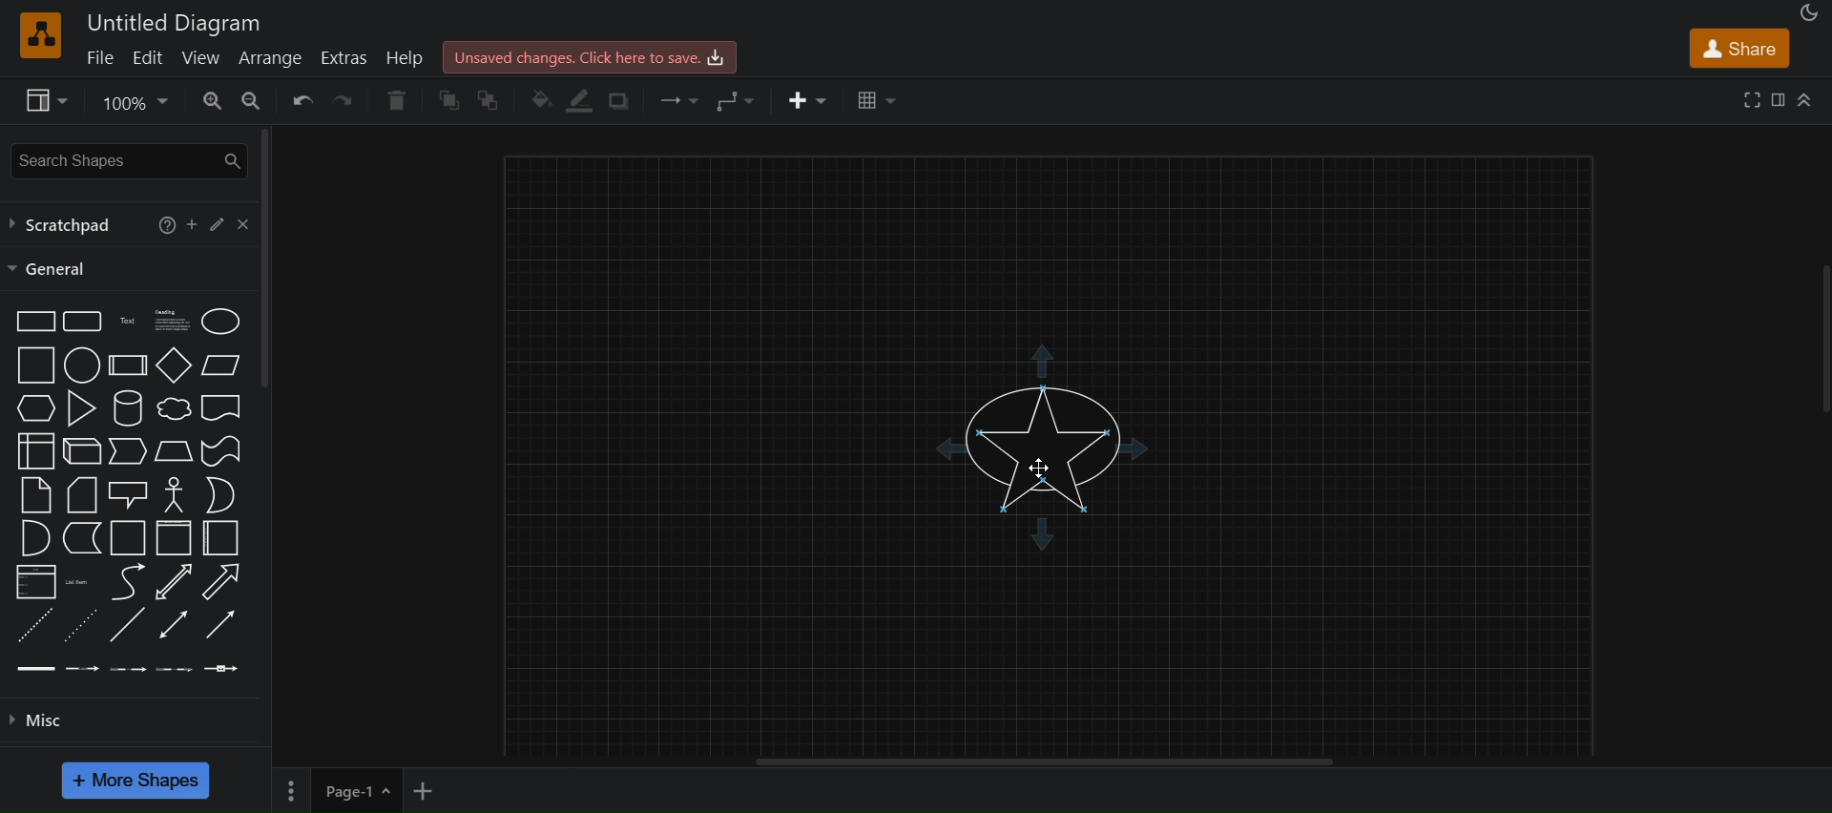  Describe the element at coordinates (149, 57) in the screenshot. I see `edit` at that location.